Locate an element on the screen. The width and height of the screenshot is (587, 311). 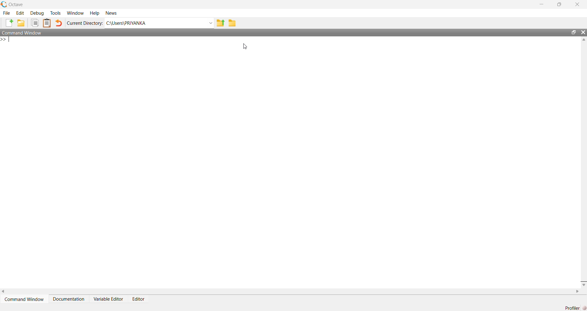
revert is located at coordinates (59, 24).